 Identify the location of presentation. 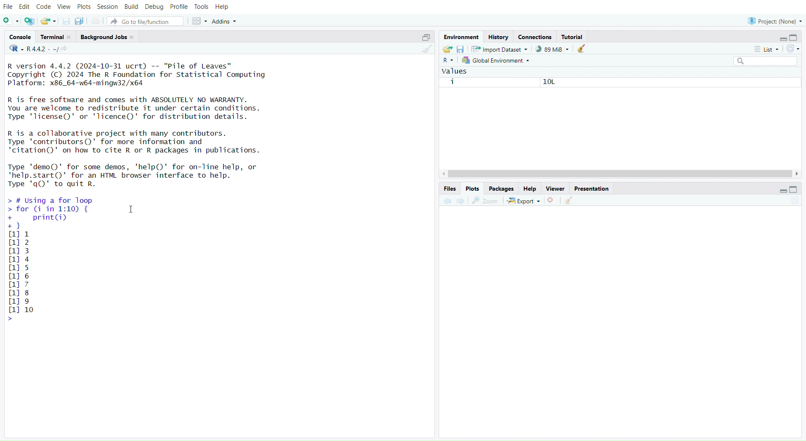
(593, 189).